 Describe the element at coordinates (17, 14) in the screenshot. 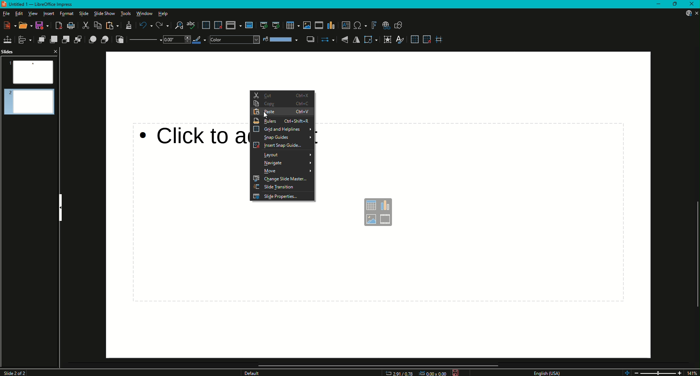

I see `Edit` at that location.